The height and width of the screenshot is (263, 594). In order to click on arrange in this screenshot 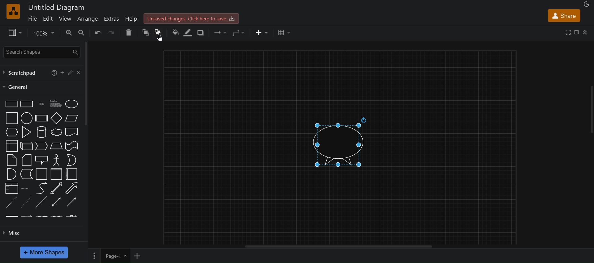, I will do `click(87, 19)`.